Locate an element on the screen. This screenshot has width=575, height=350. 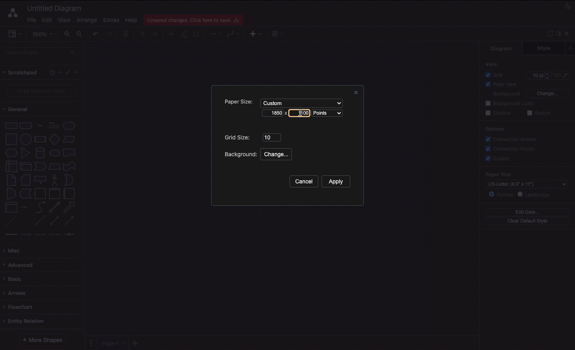
Text is located at coordinates (40, 126).